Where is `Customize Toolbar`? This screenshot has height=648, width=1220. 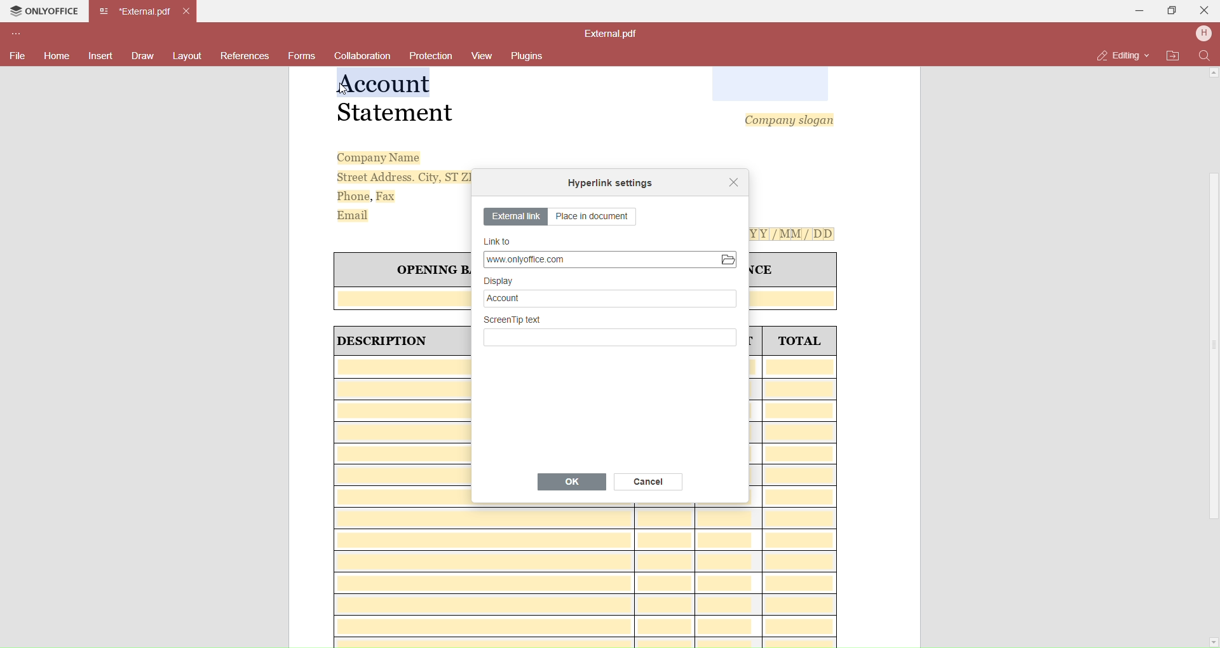
Customize Toolbar is located at coordinates (22, 34).